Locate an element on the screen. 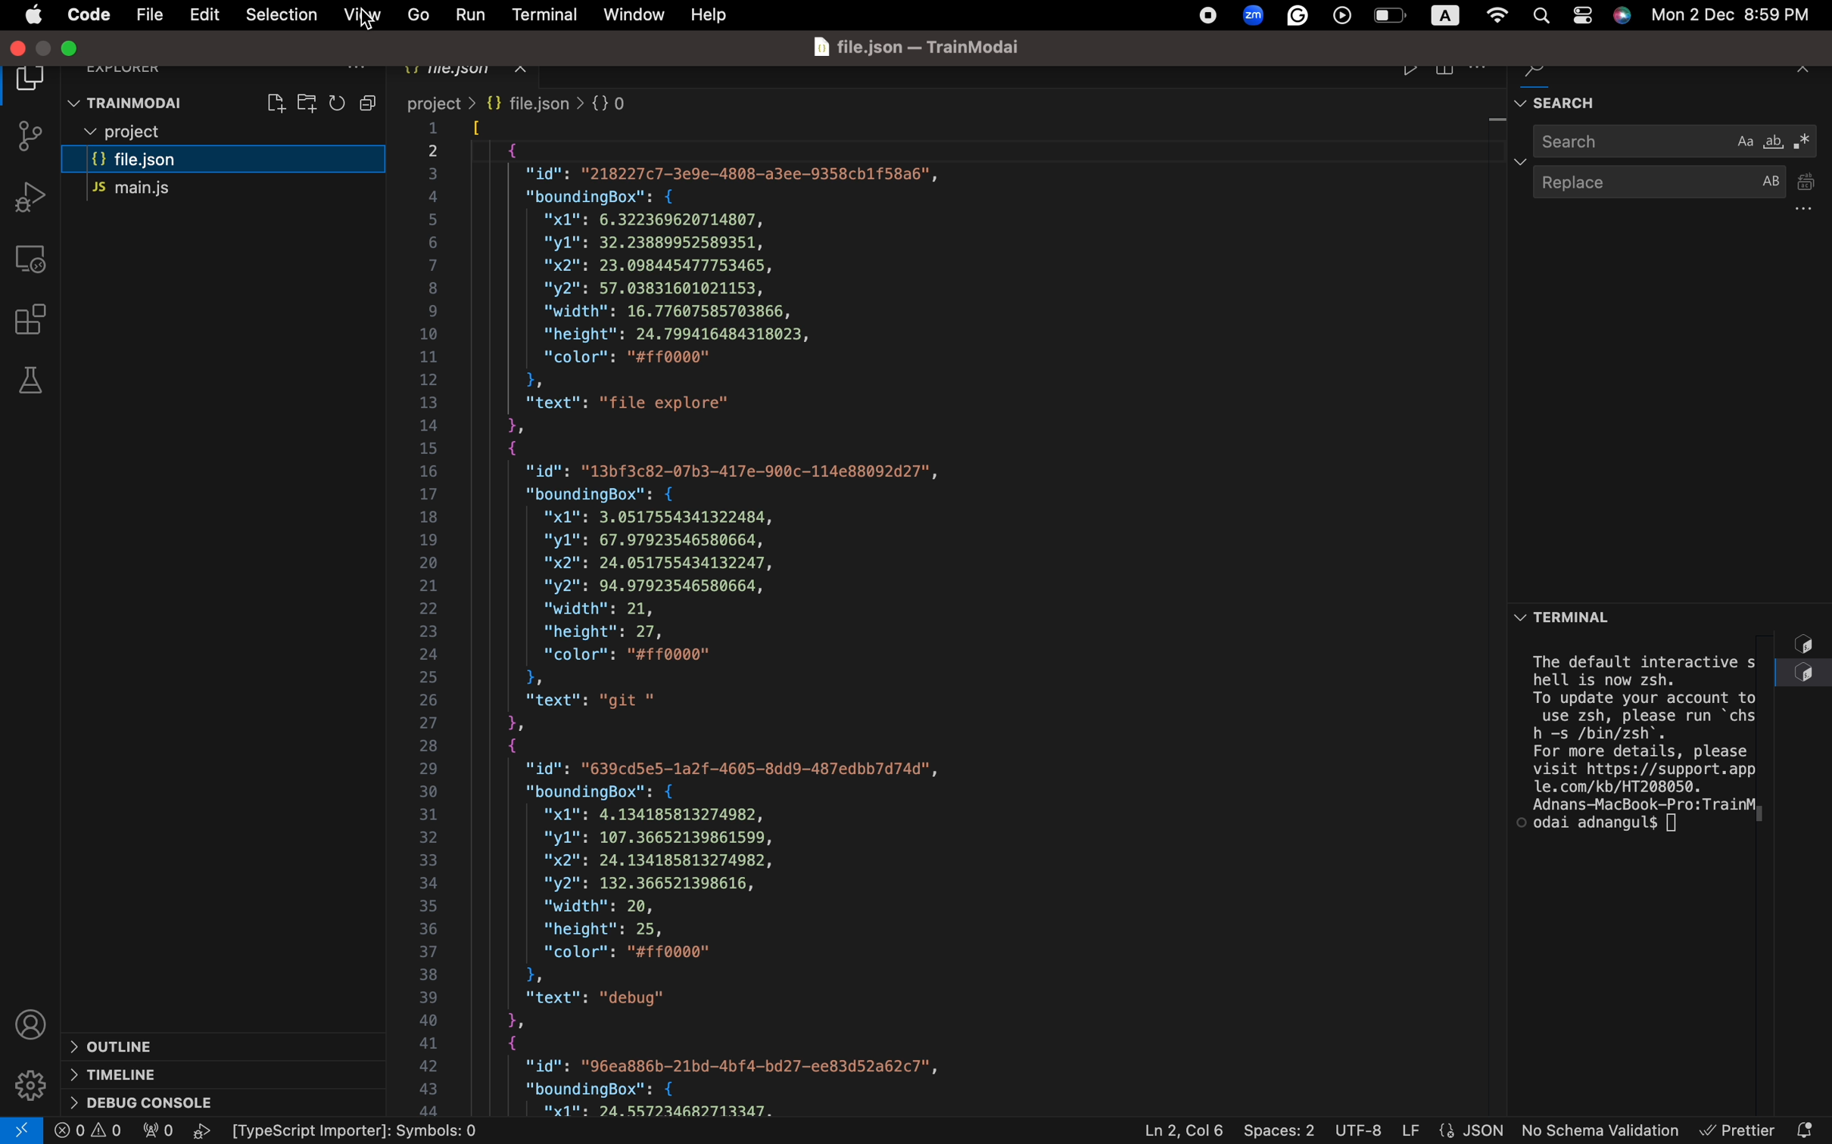 This screenshot has width=1832, height=1144. maximize is located at coordinates (45, 43).